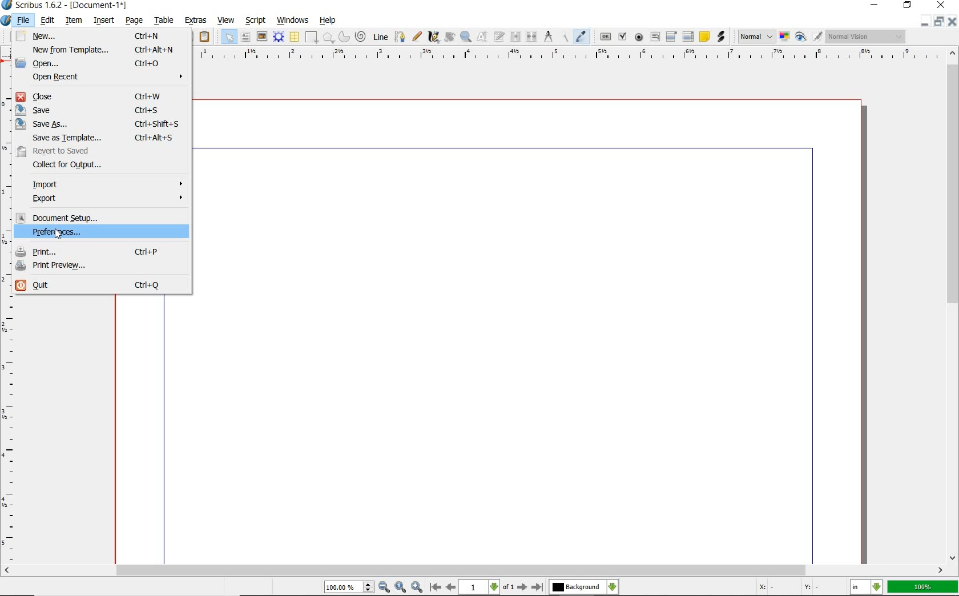 The image size is (959, 596). Describe the element at coordinates (687, 37) in the screenshot. I see `pdf list box` at that location.